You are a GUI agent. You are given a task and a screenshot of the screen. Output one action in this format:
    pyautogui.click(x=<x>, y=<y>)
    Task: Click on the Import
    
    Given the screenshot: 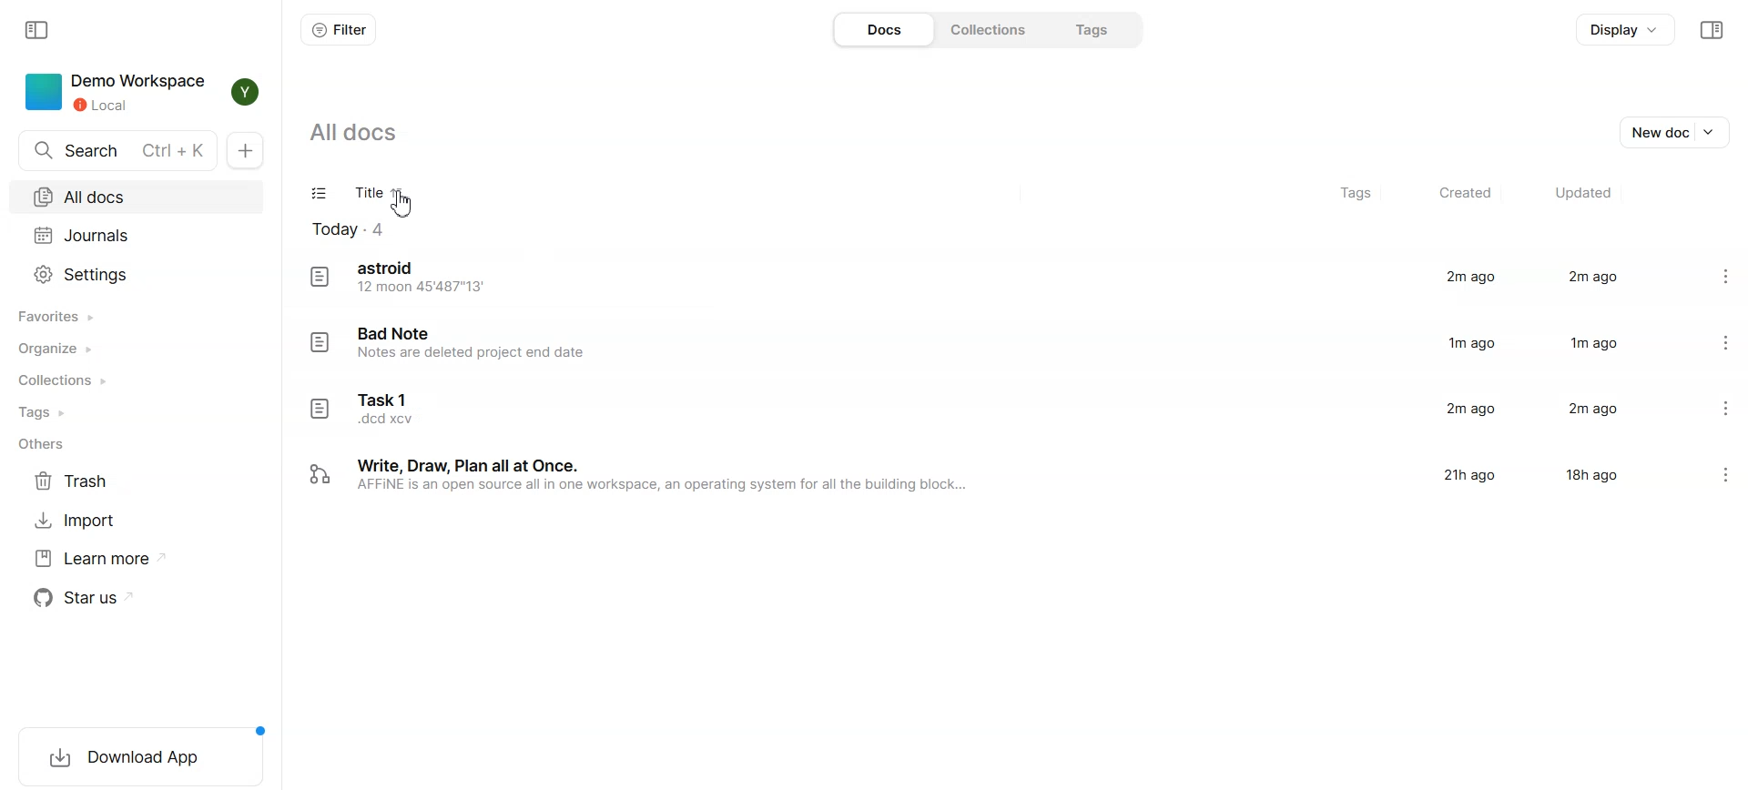 What is the action you would take?
    pyautogui.click(x=75, y=520)
    